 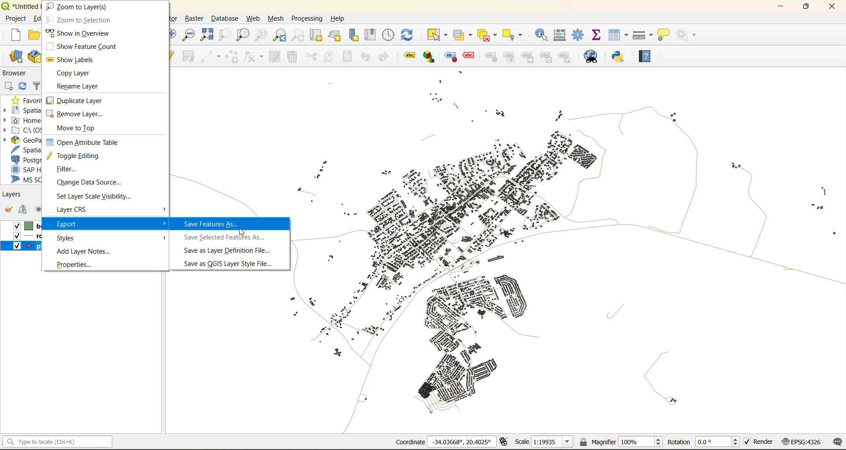 I want to click on zoom selection, so click(x=224, y=35).